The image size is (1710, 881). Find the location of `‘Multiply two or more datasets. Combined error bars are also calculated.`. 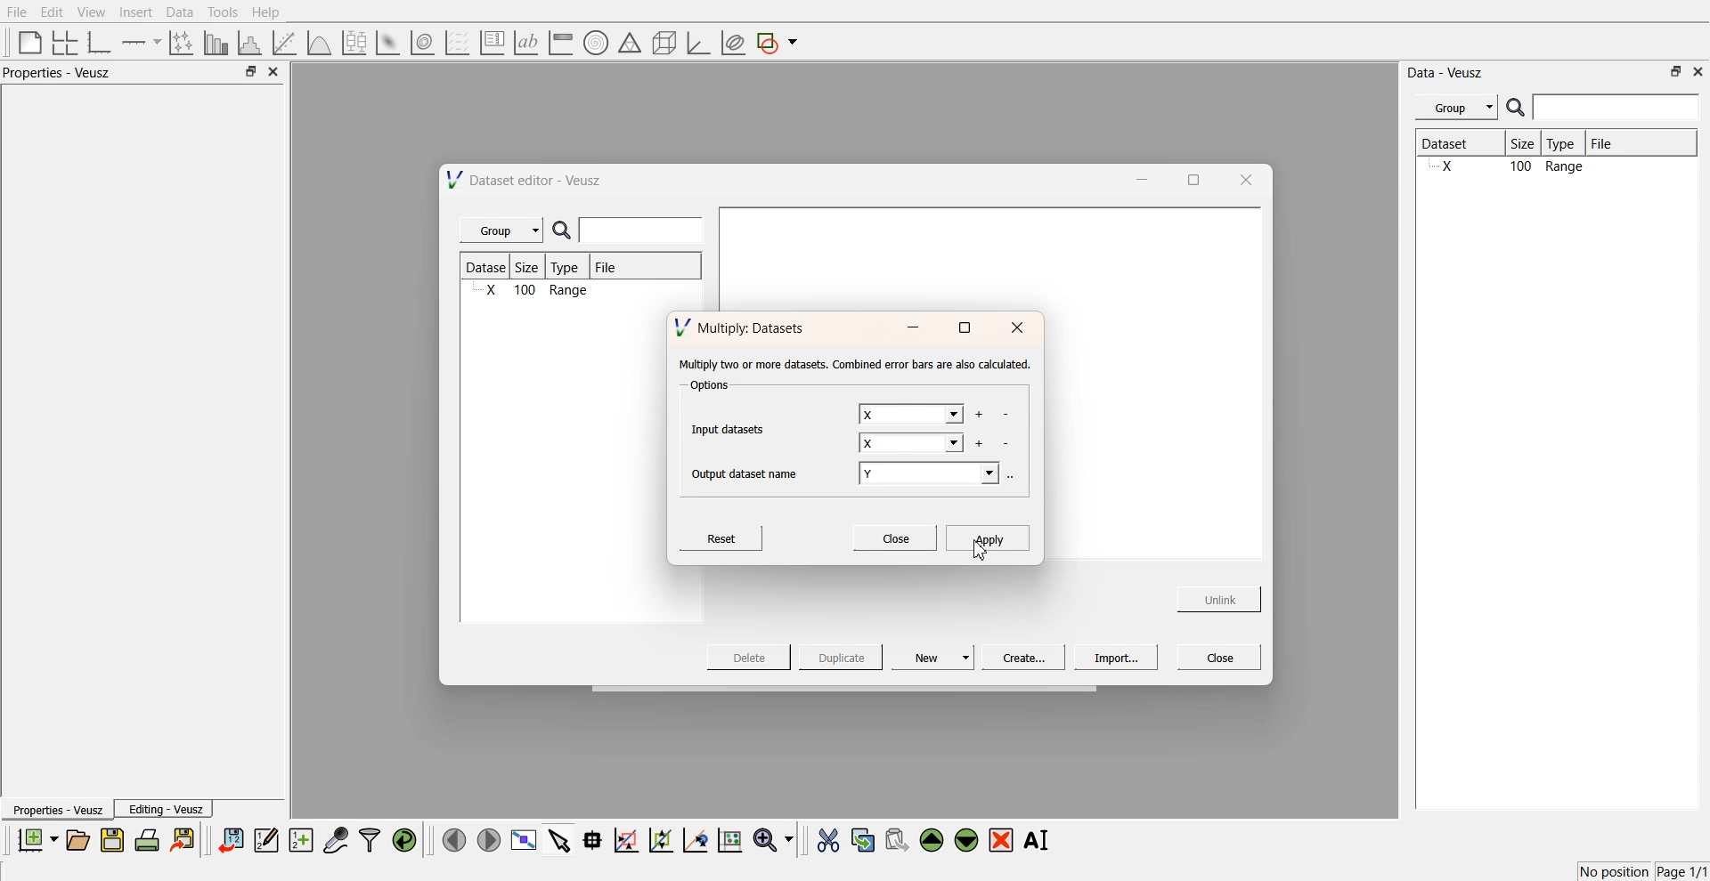

‘Multiply two or more datasets. Combined error bars are also calculated. is located at coordinates (855, 365).